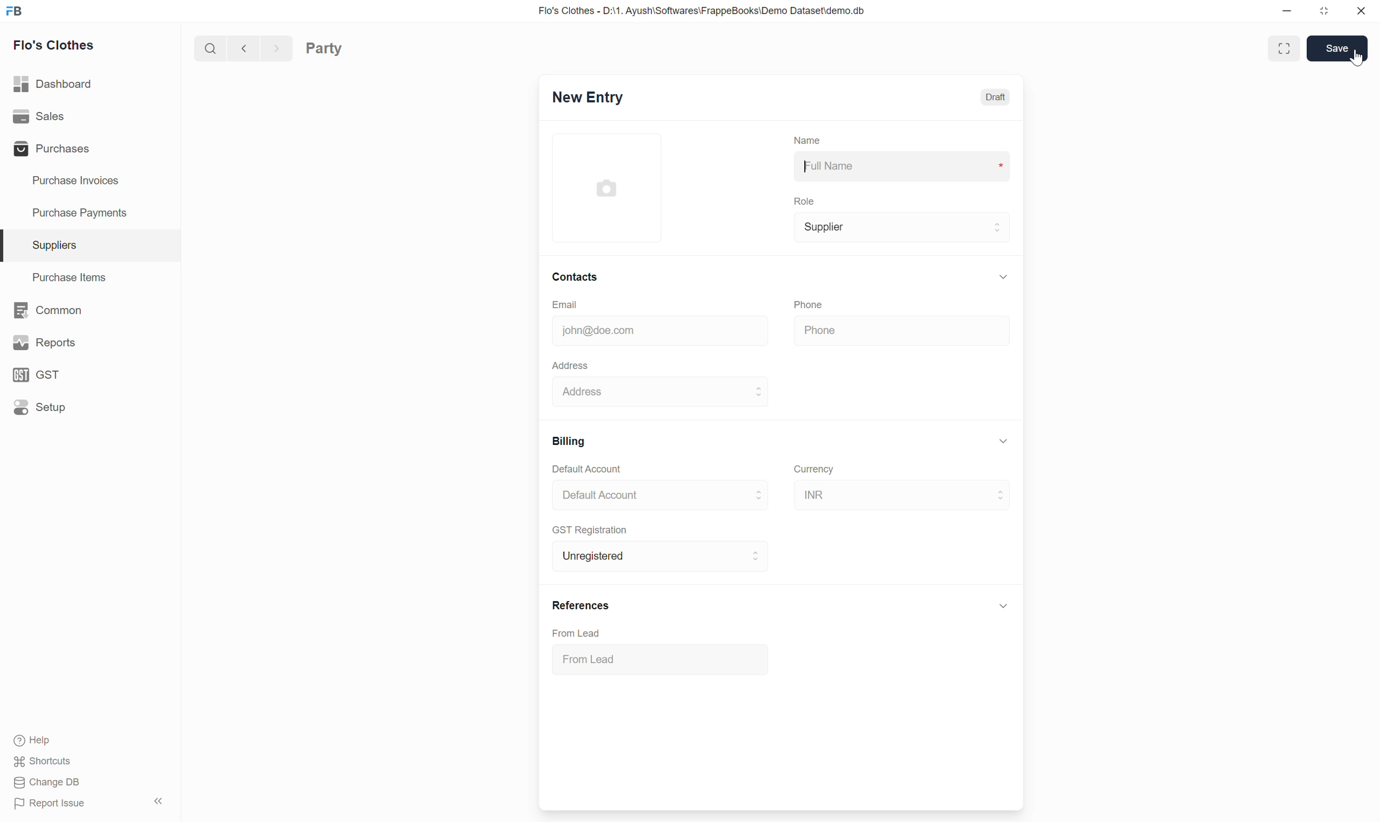 This screenshot has width=1380, height=822. What do you see at coordinates (902, 495) in the screenshot?
I see `INR` at bounding box center [902, 495].